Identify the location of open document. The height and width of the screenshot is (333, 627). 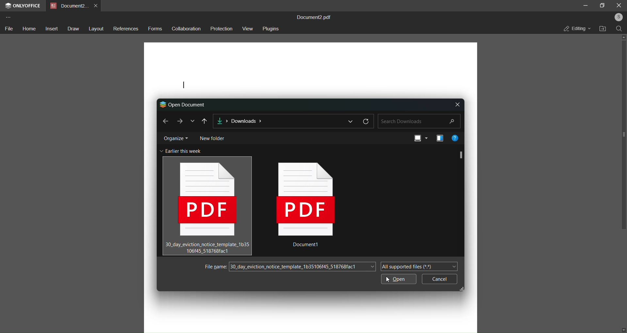
(183, 104).